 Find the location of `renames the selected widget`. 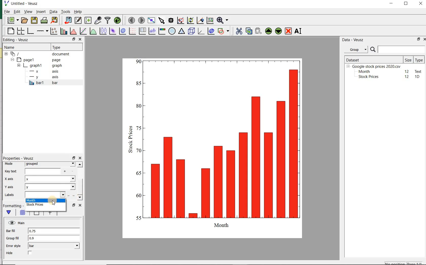

renames the selected widget is located at coordinates (297, 32).